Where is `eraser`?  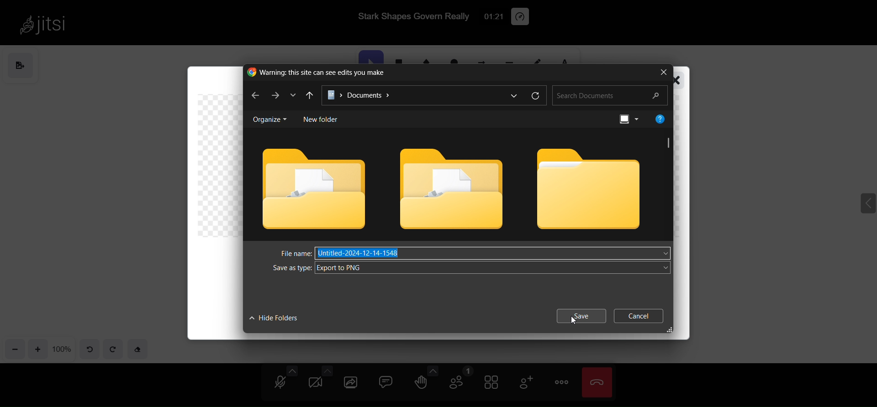
eraser is located at coordinates (139, 350).